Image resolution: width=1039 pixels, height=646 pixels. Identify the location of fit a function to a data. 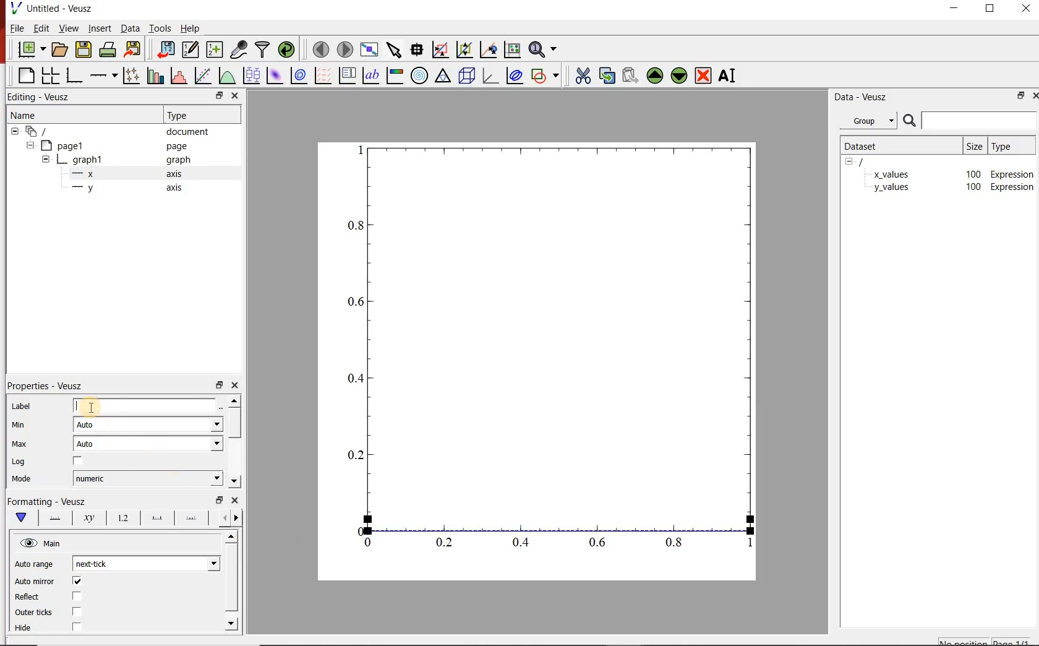
(203, 75).